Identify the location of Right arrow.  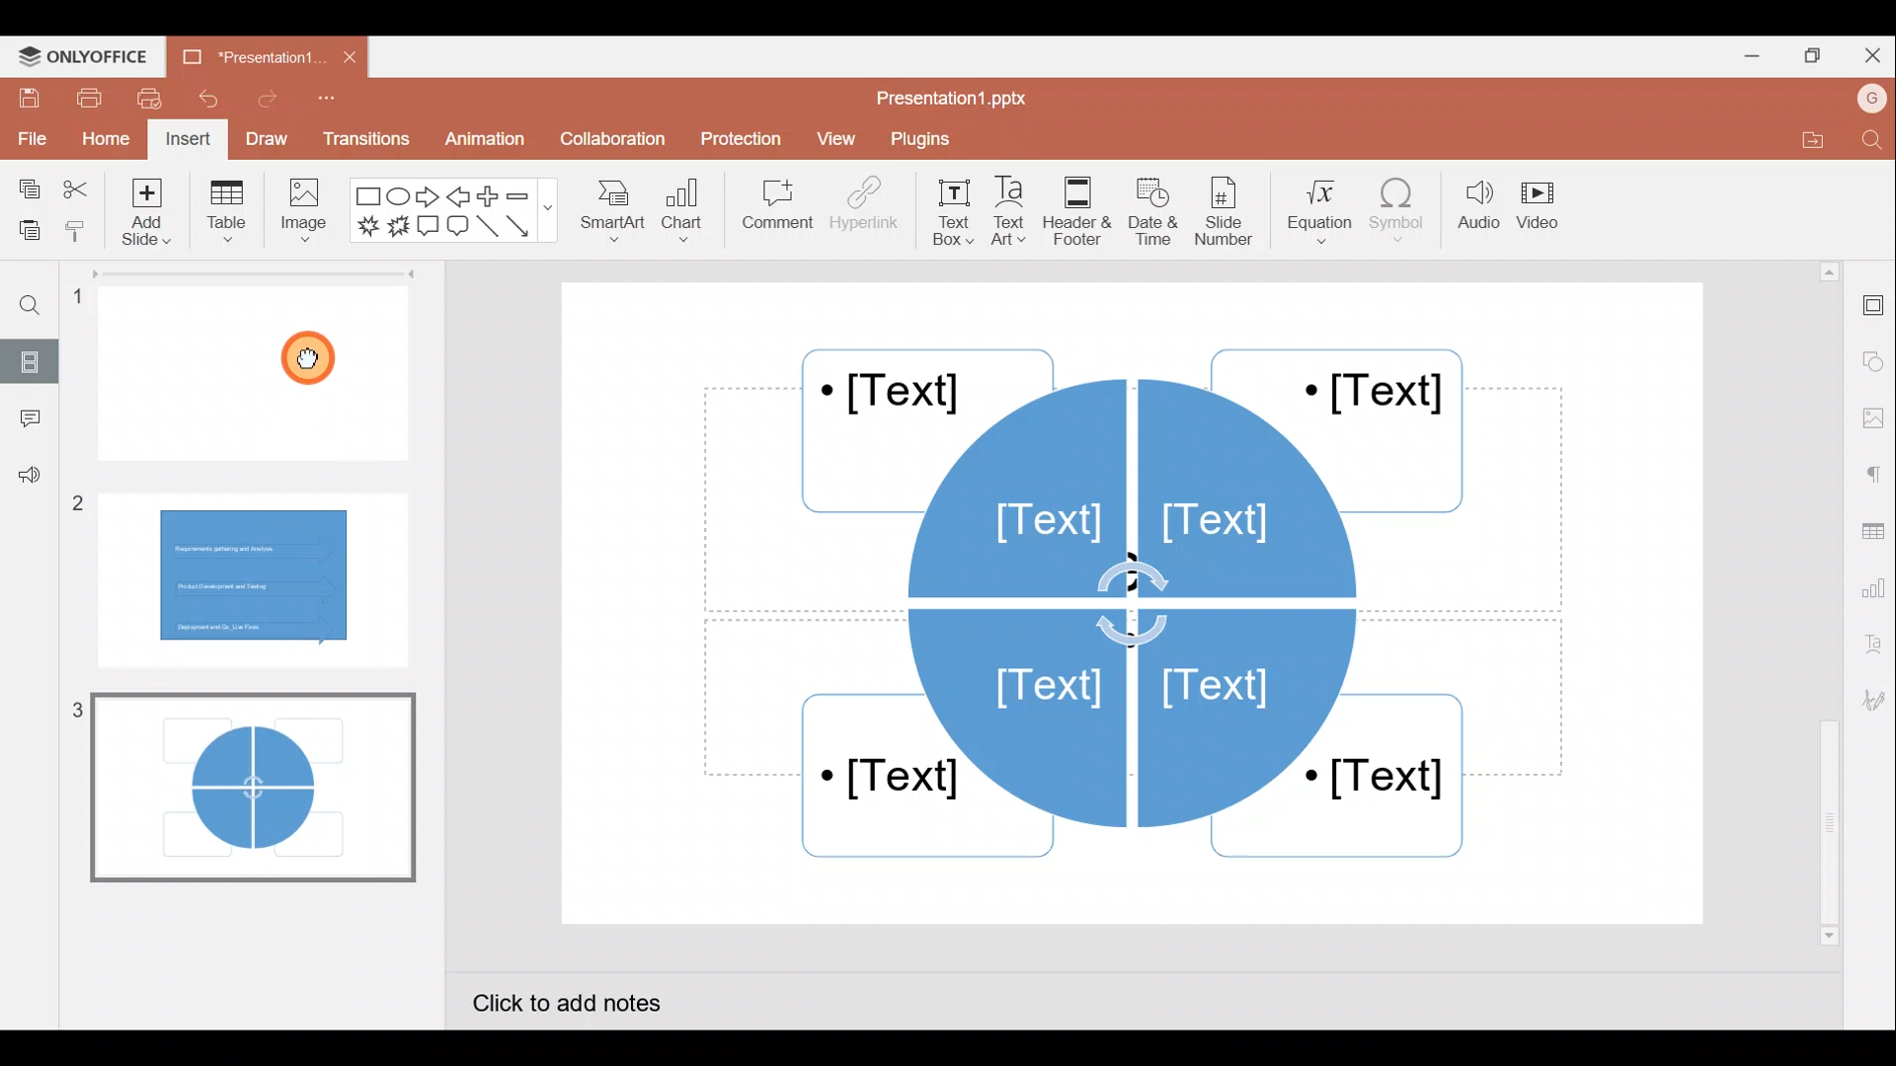
(429, 198).